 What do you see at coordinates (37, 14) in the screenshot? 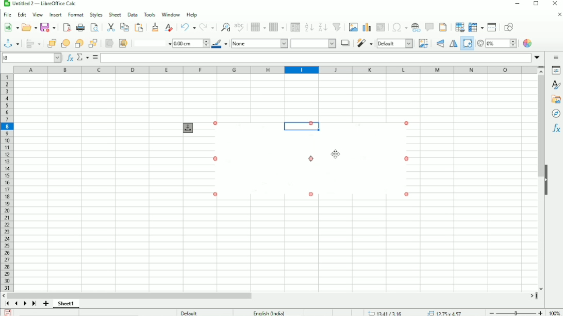
I see `View` at bounding box center [37, 14].